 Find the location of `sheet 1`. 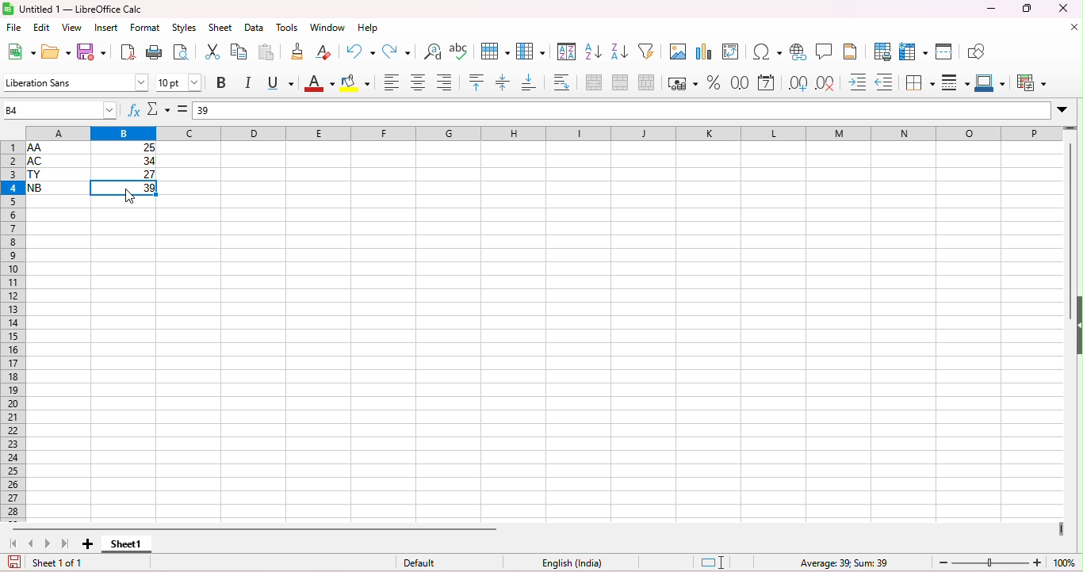

sheet 1 is located at coordinates (129, 546).